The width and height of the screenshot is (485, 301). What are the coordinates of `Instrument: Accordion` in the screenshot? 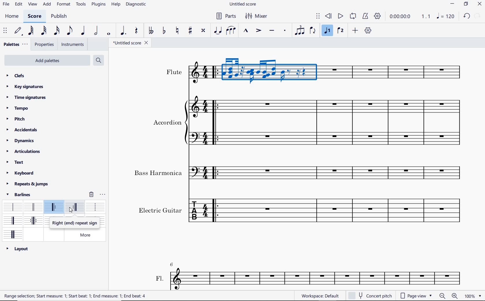 It's located at (197, 121).